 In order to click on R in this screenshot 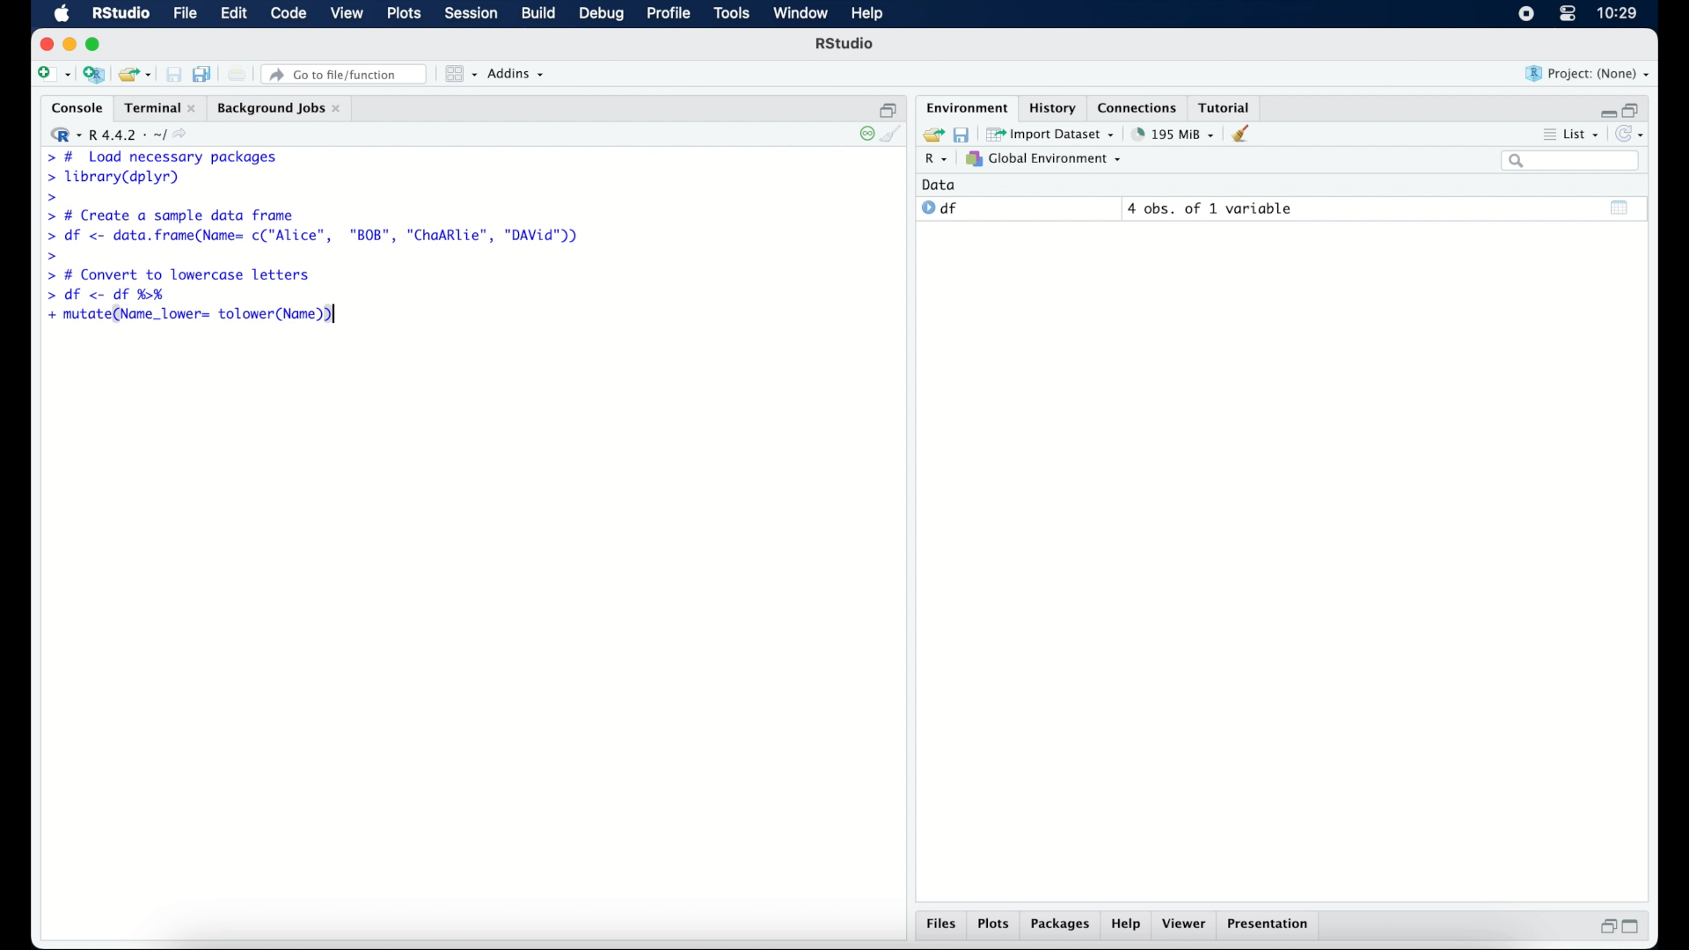, I will do `click(933, 161)`.